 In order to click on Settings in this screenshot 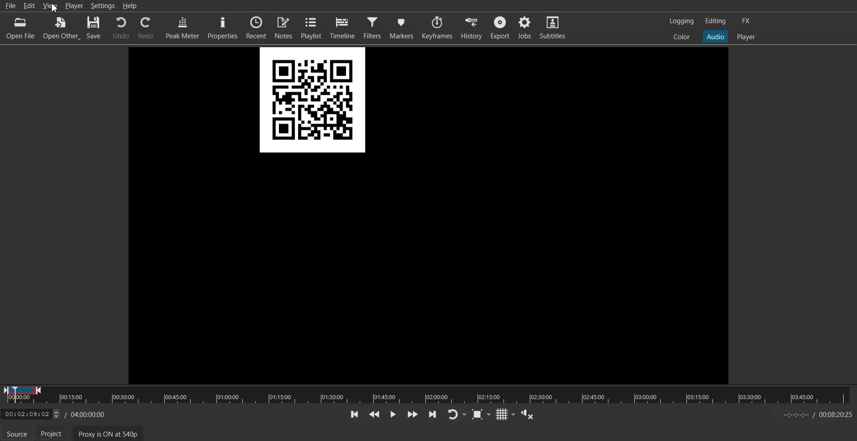, I will do `click(103, 6)`.